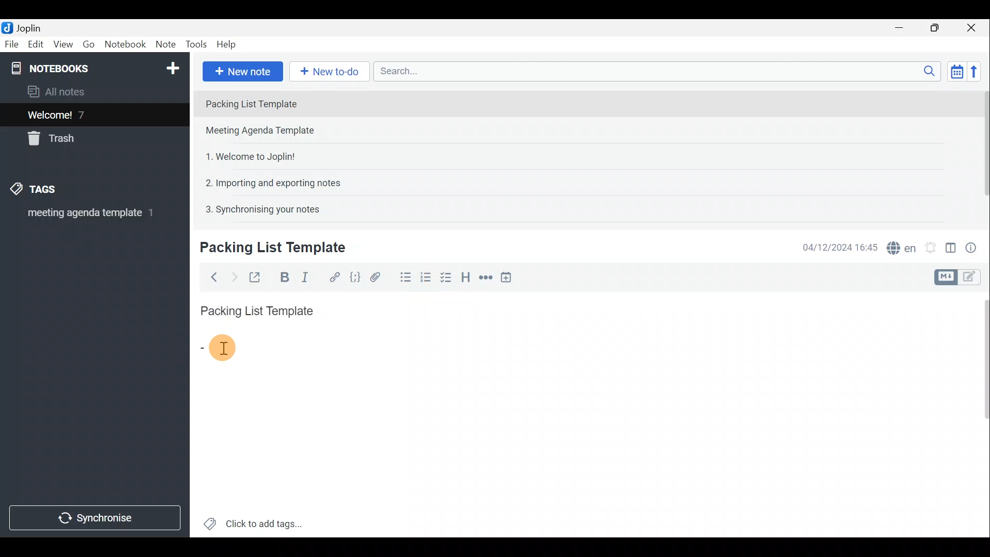 The height and width of the screenshot is (557, 990). Describe the element at coordinates (950, 244) in the screenshot. I see `Toggle editor layout` at that location.